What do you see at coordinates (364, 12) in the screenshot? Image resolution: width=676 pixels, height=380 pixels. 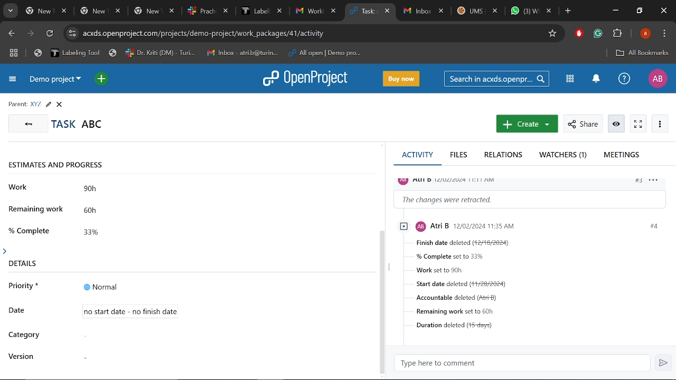 I see `Current tab` at bounding box center [364, 12].